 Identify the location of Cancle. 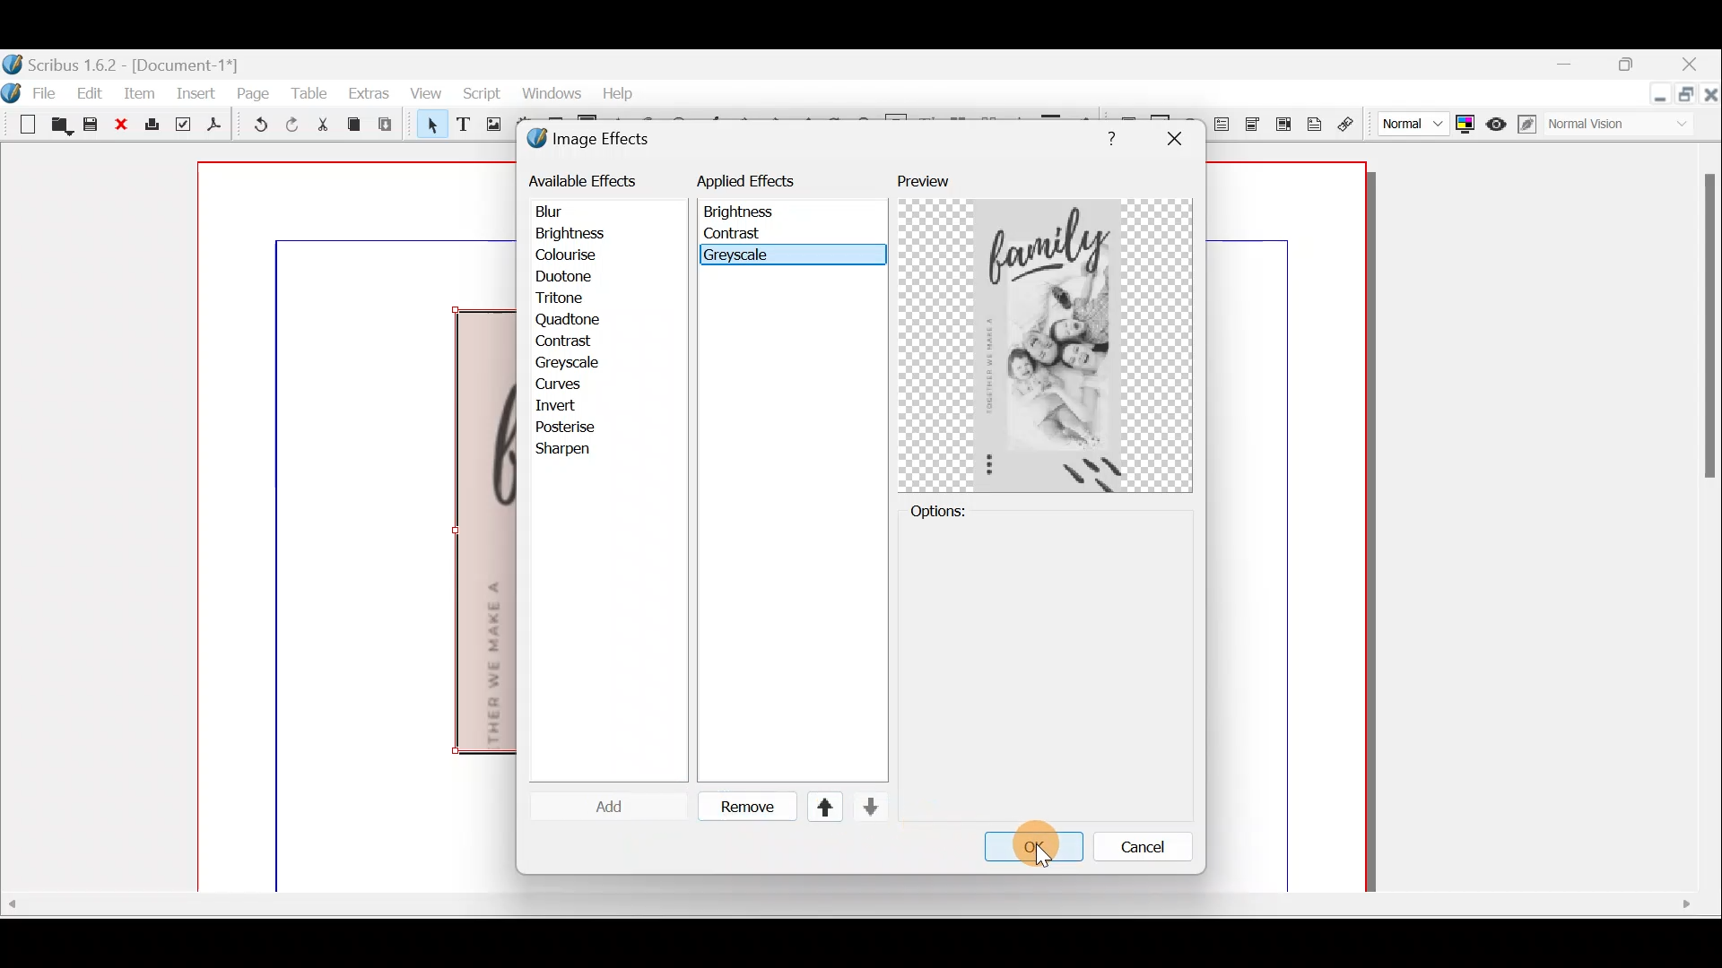
(1144, 849).